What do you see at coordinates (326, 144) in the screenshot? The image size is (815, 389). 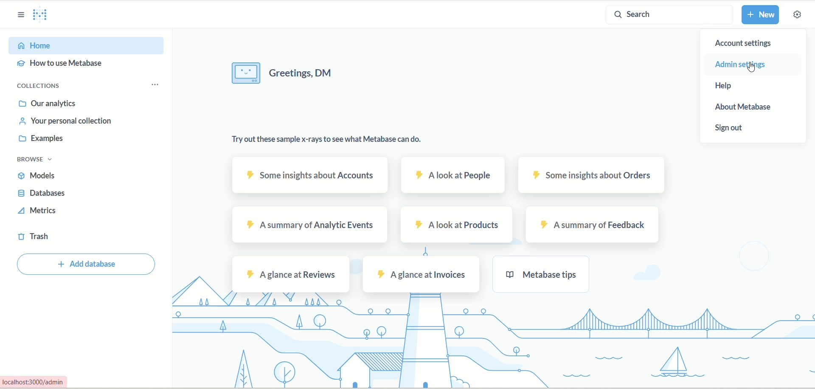 I see `try out these sample x-rays to see what metabase can do` at bounding box center [326, 144].